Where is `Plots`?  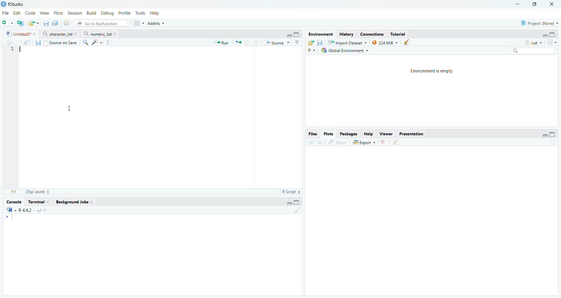 Plots is located at coordinates (60, 13).